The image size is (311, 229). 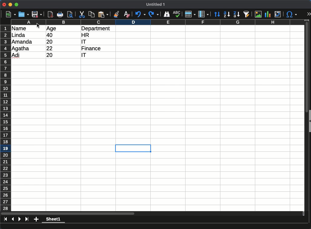 I want to click on adi, so click(x=16, y=55).